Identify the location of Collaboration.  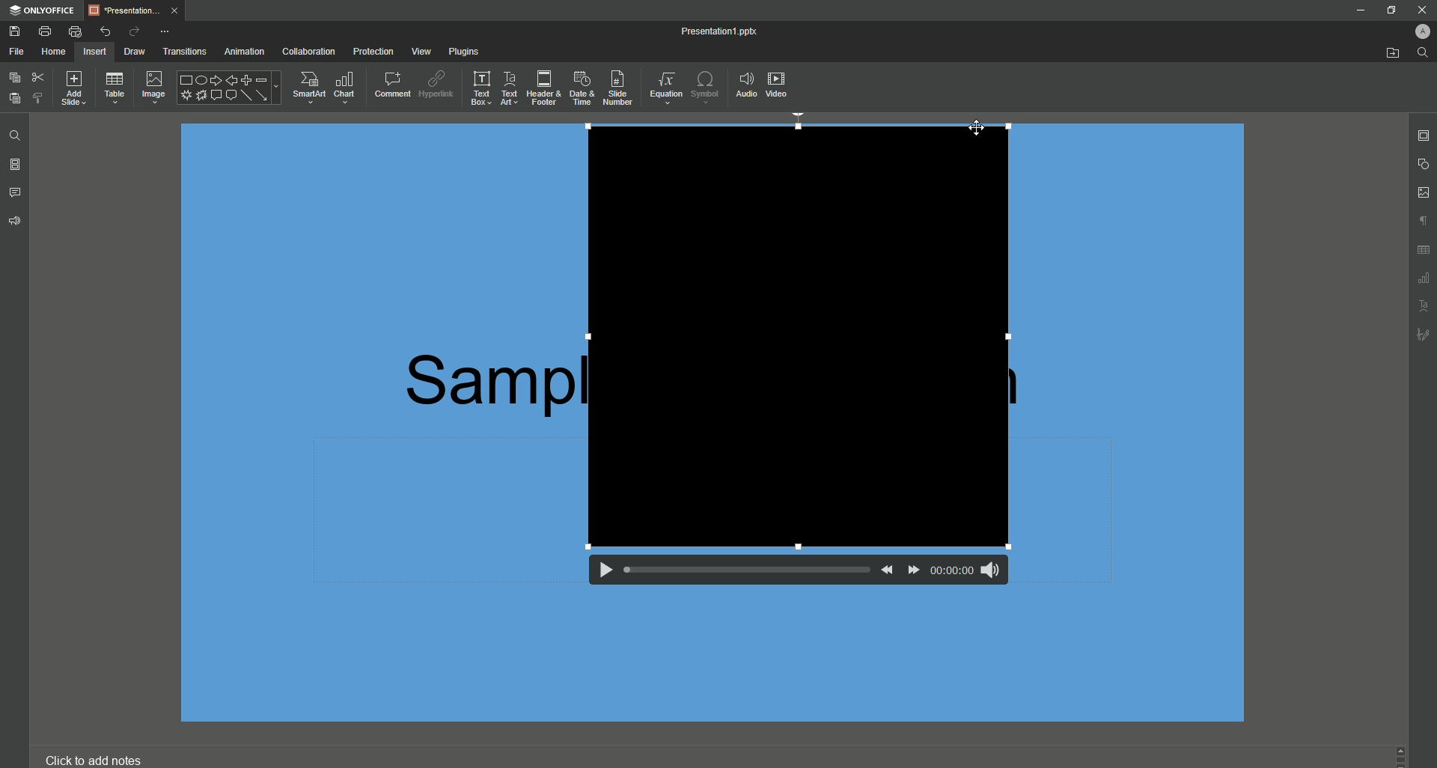
(308, 51).